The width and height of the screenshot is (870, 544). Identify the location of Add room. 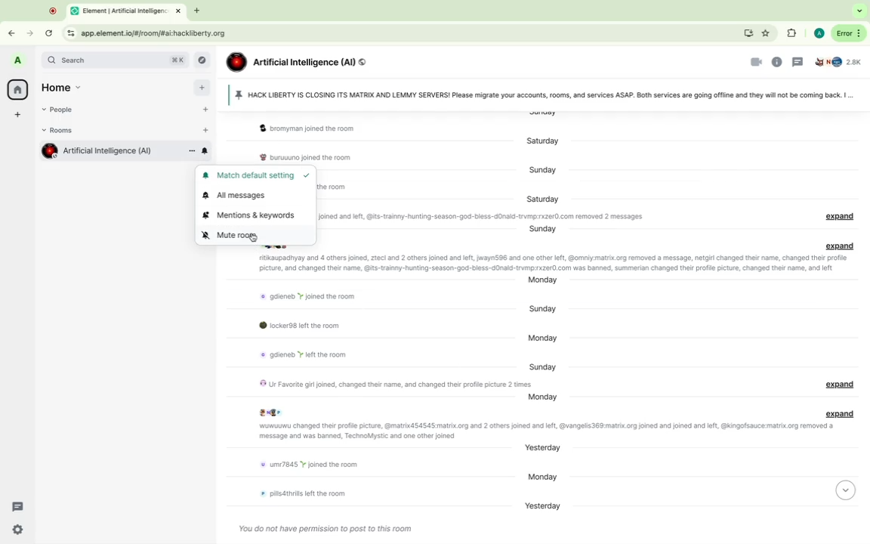
(208, 131).